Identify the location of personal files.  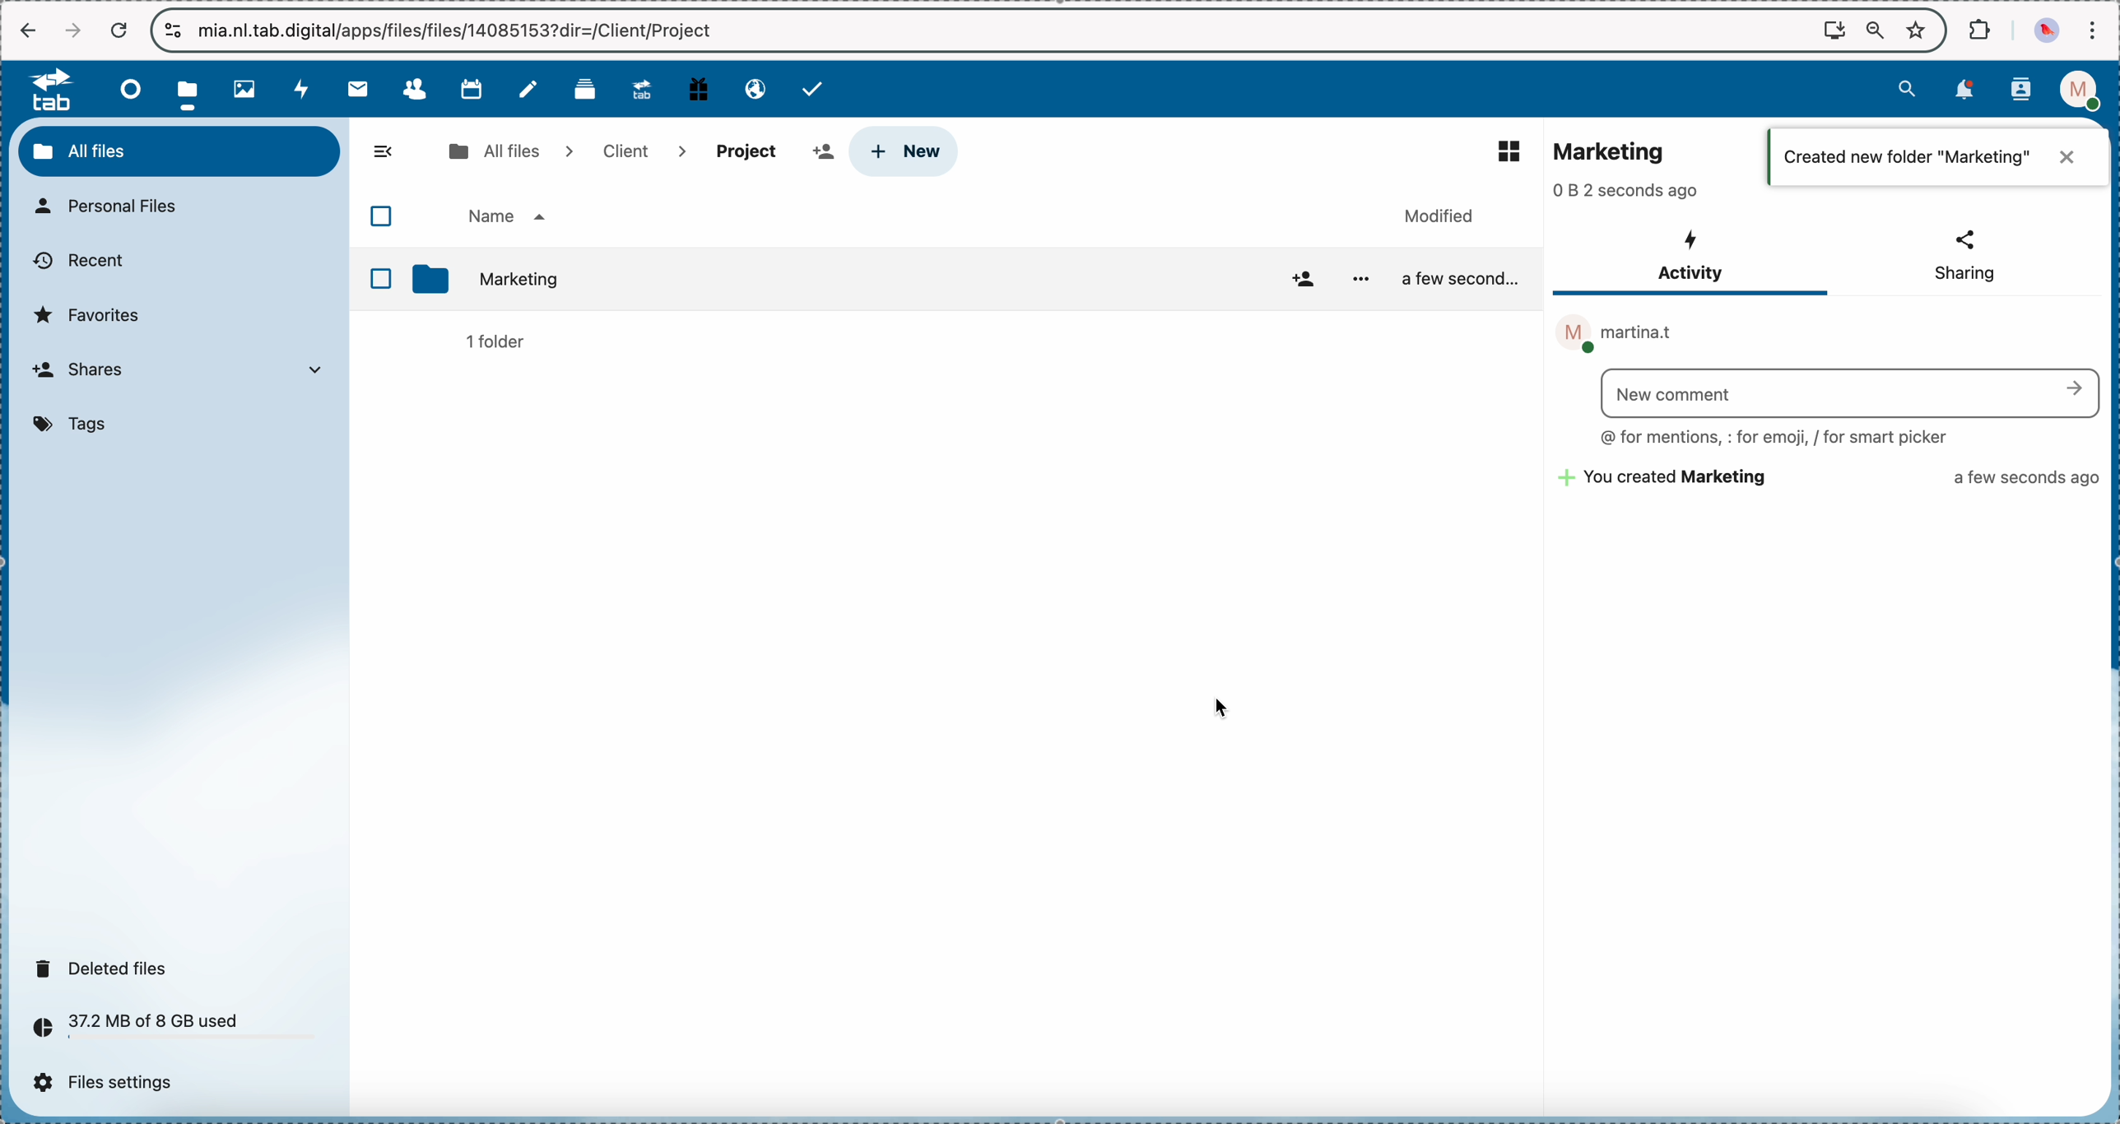
(114, 207).